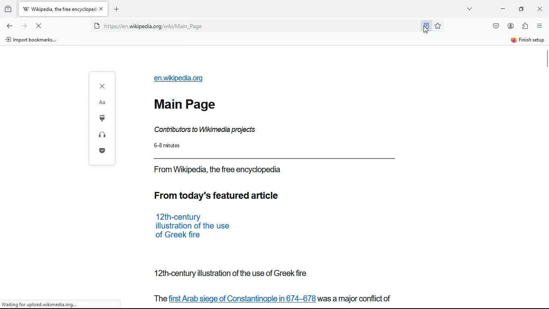  What do you see at coordinates (203, 229) in the screenshot?
I see `from today featured article` at bounding box center [203, 229].